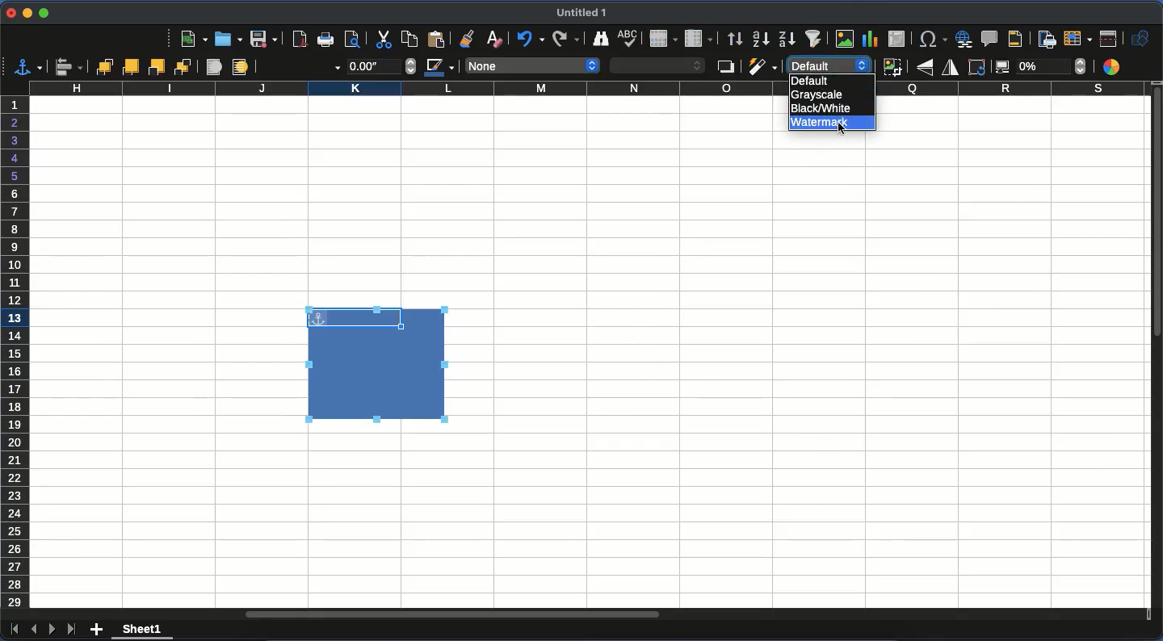 Image resolution: width=1163 pixels, height=641 pixels. I want to click on sort, so click(734, 38).